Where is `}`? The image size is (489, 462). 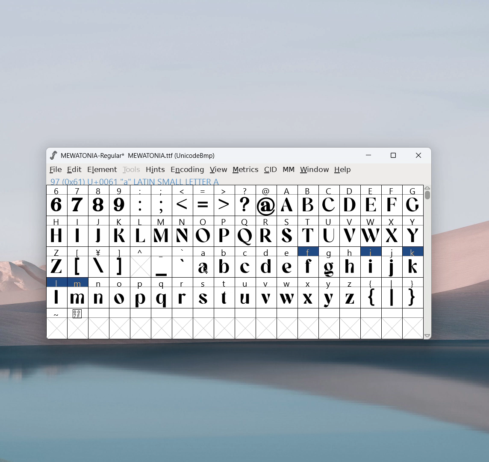
} is located at coordinates (413, 294).